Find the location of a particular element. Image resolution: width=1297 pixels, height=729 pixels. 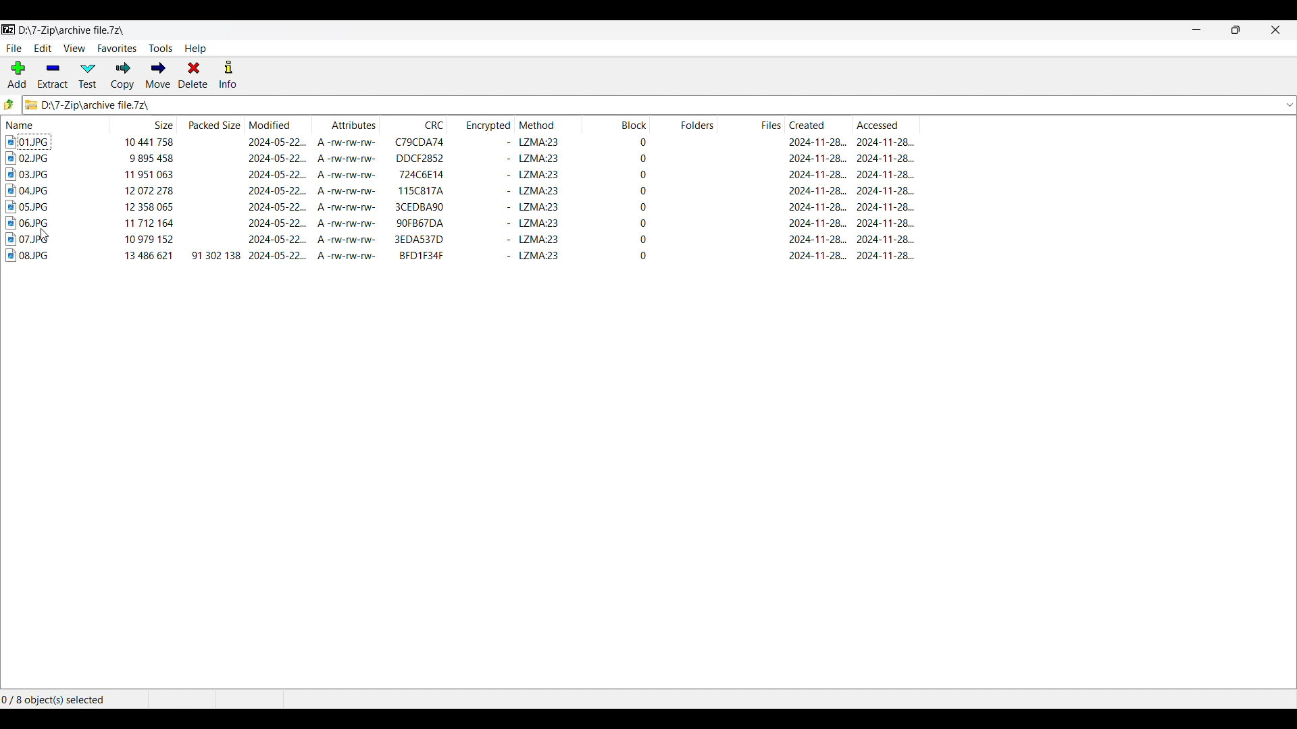

block start is located at coordinates (636, 173).